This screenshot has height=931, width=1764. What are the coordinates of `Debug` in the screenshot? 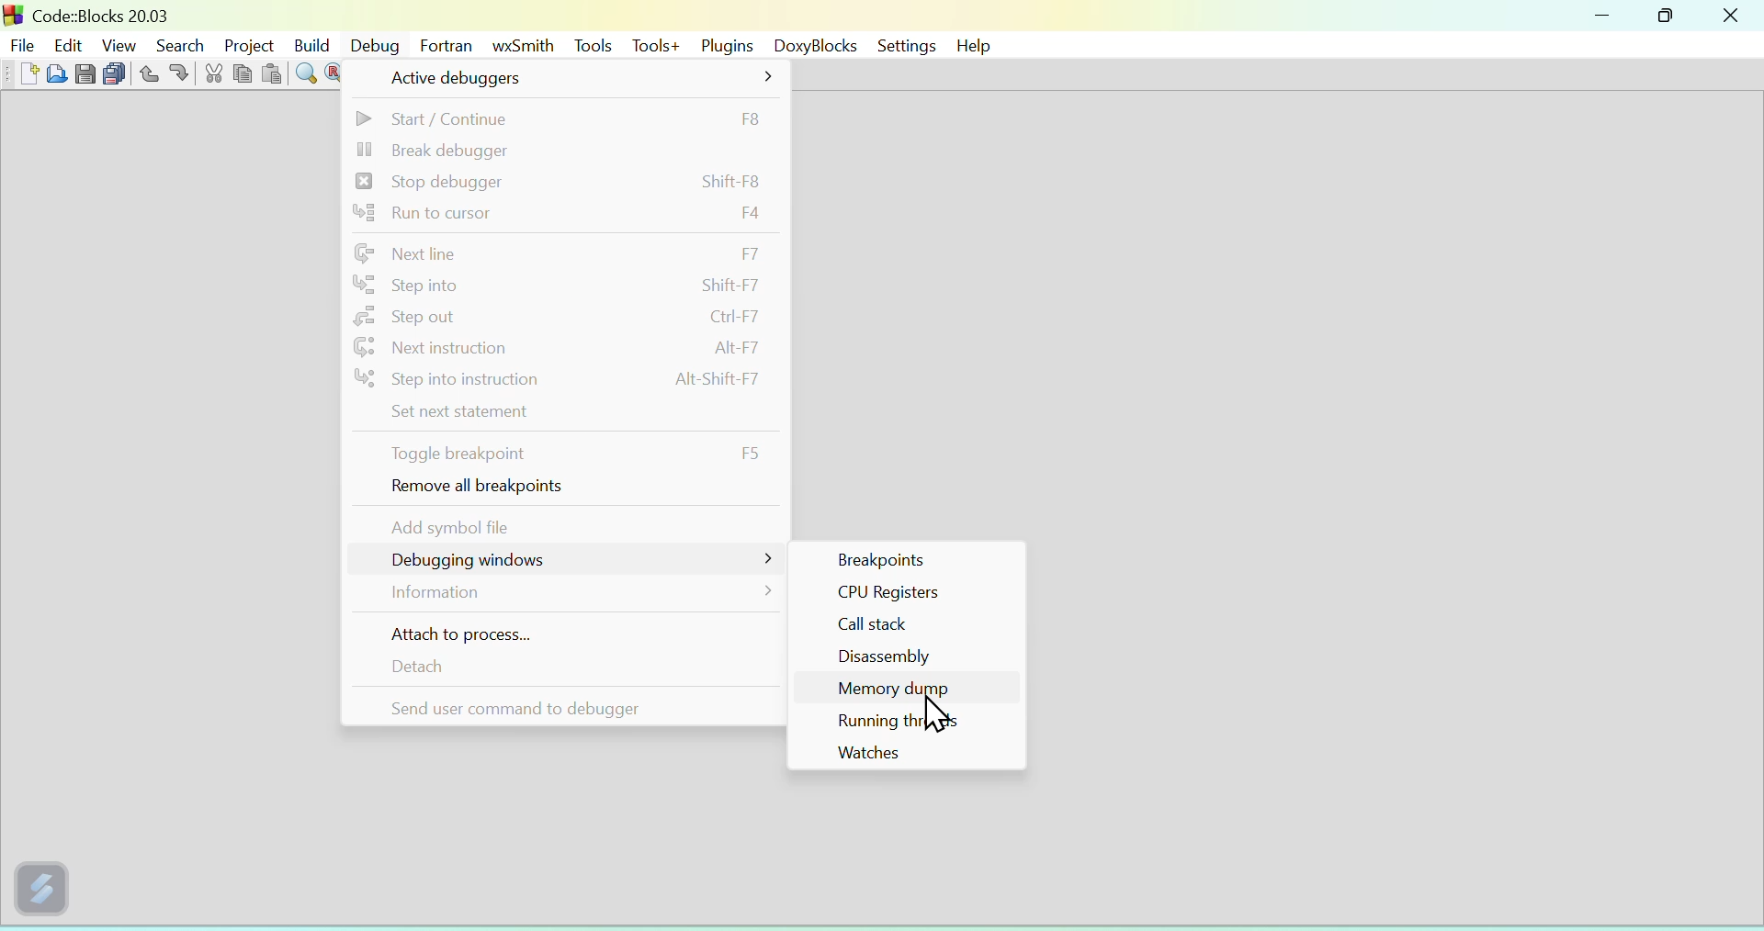 It's located at (375, 45).